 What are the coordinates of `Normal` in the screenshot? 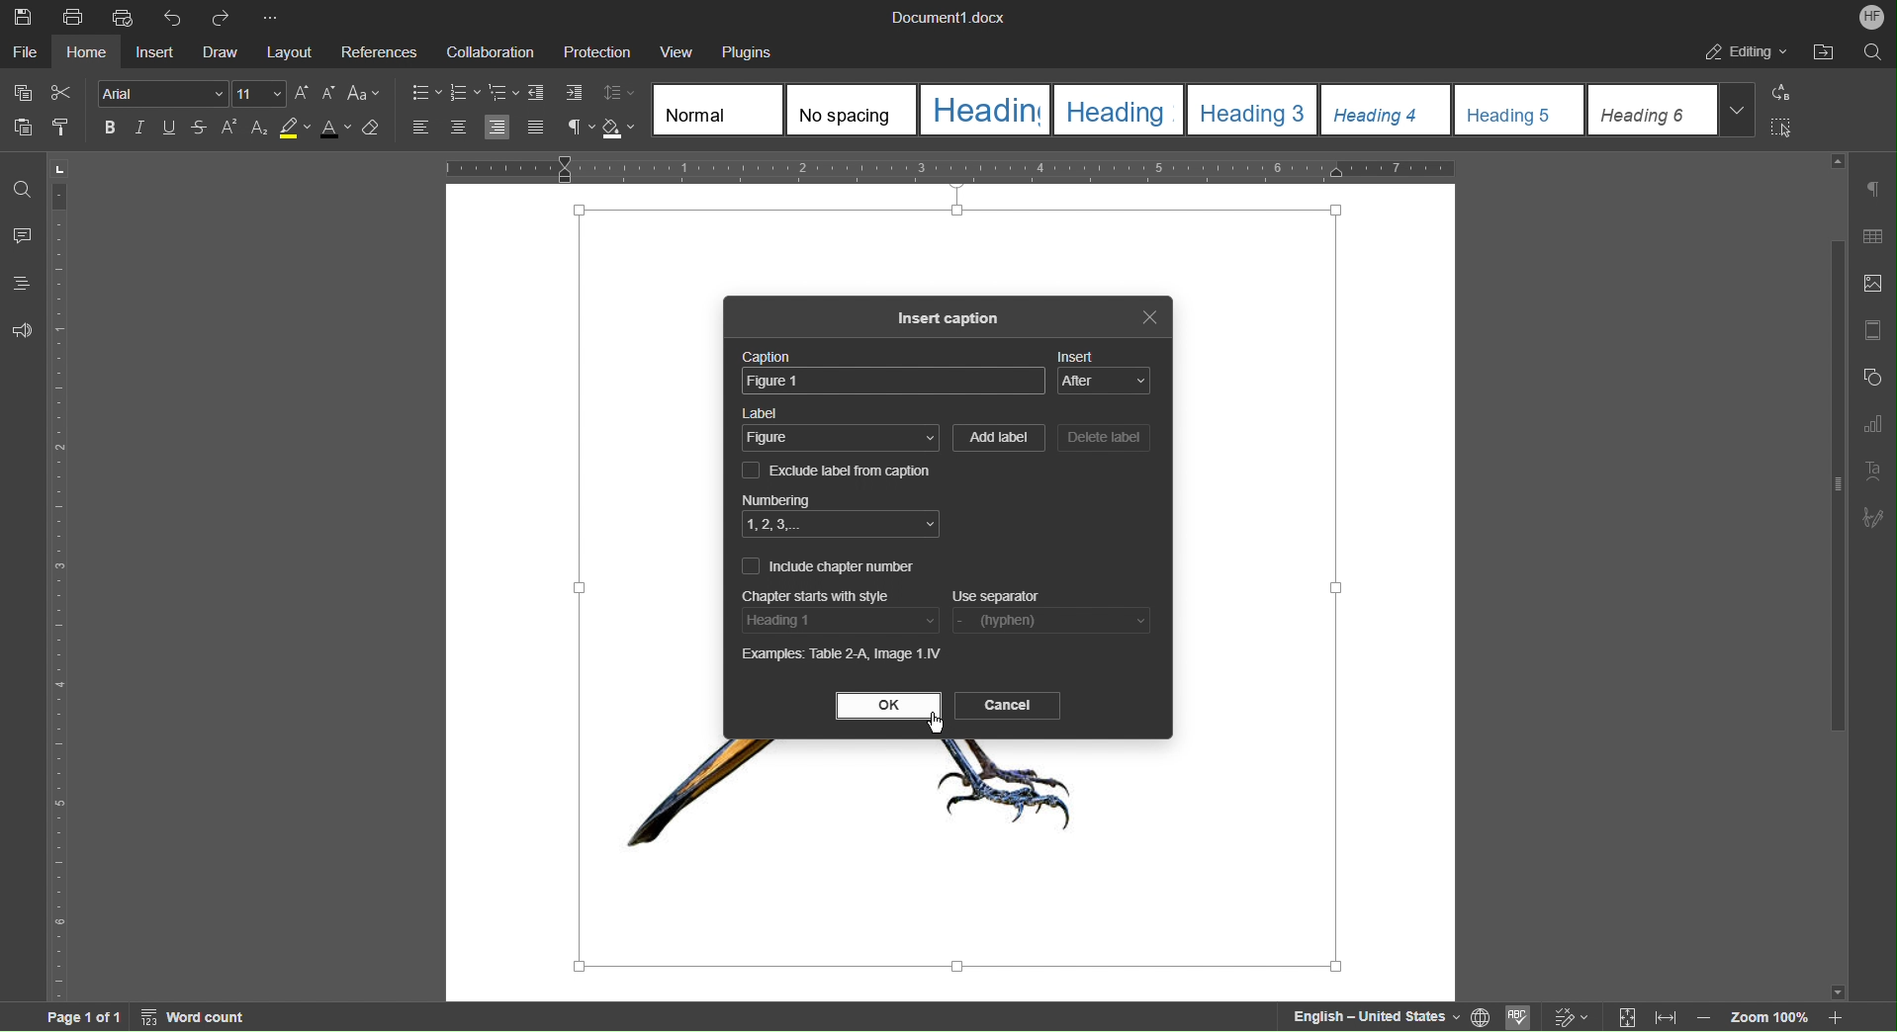 It's located at (719, 109).